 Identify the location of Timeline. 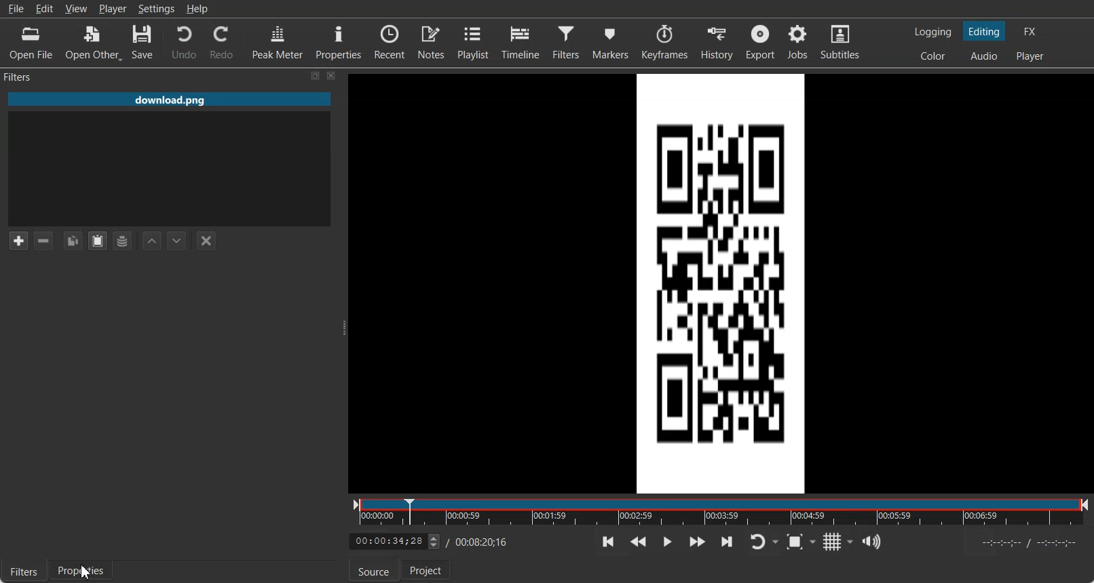
(521, 42).